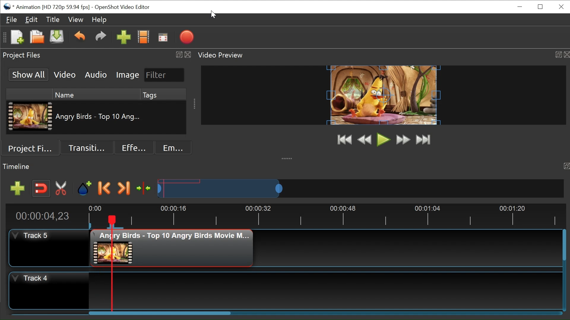 Image resolution: width=570 pixels, height=320 pixels. Describe the element at coordinates (519, 7) in the screenshot. I see `minimize` at that location.